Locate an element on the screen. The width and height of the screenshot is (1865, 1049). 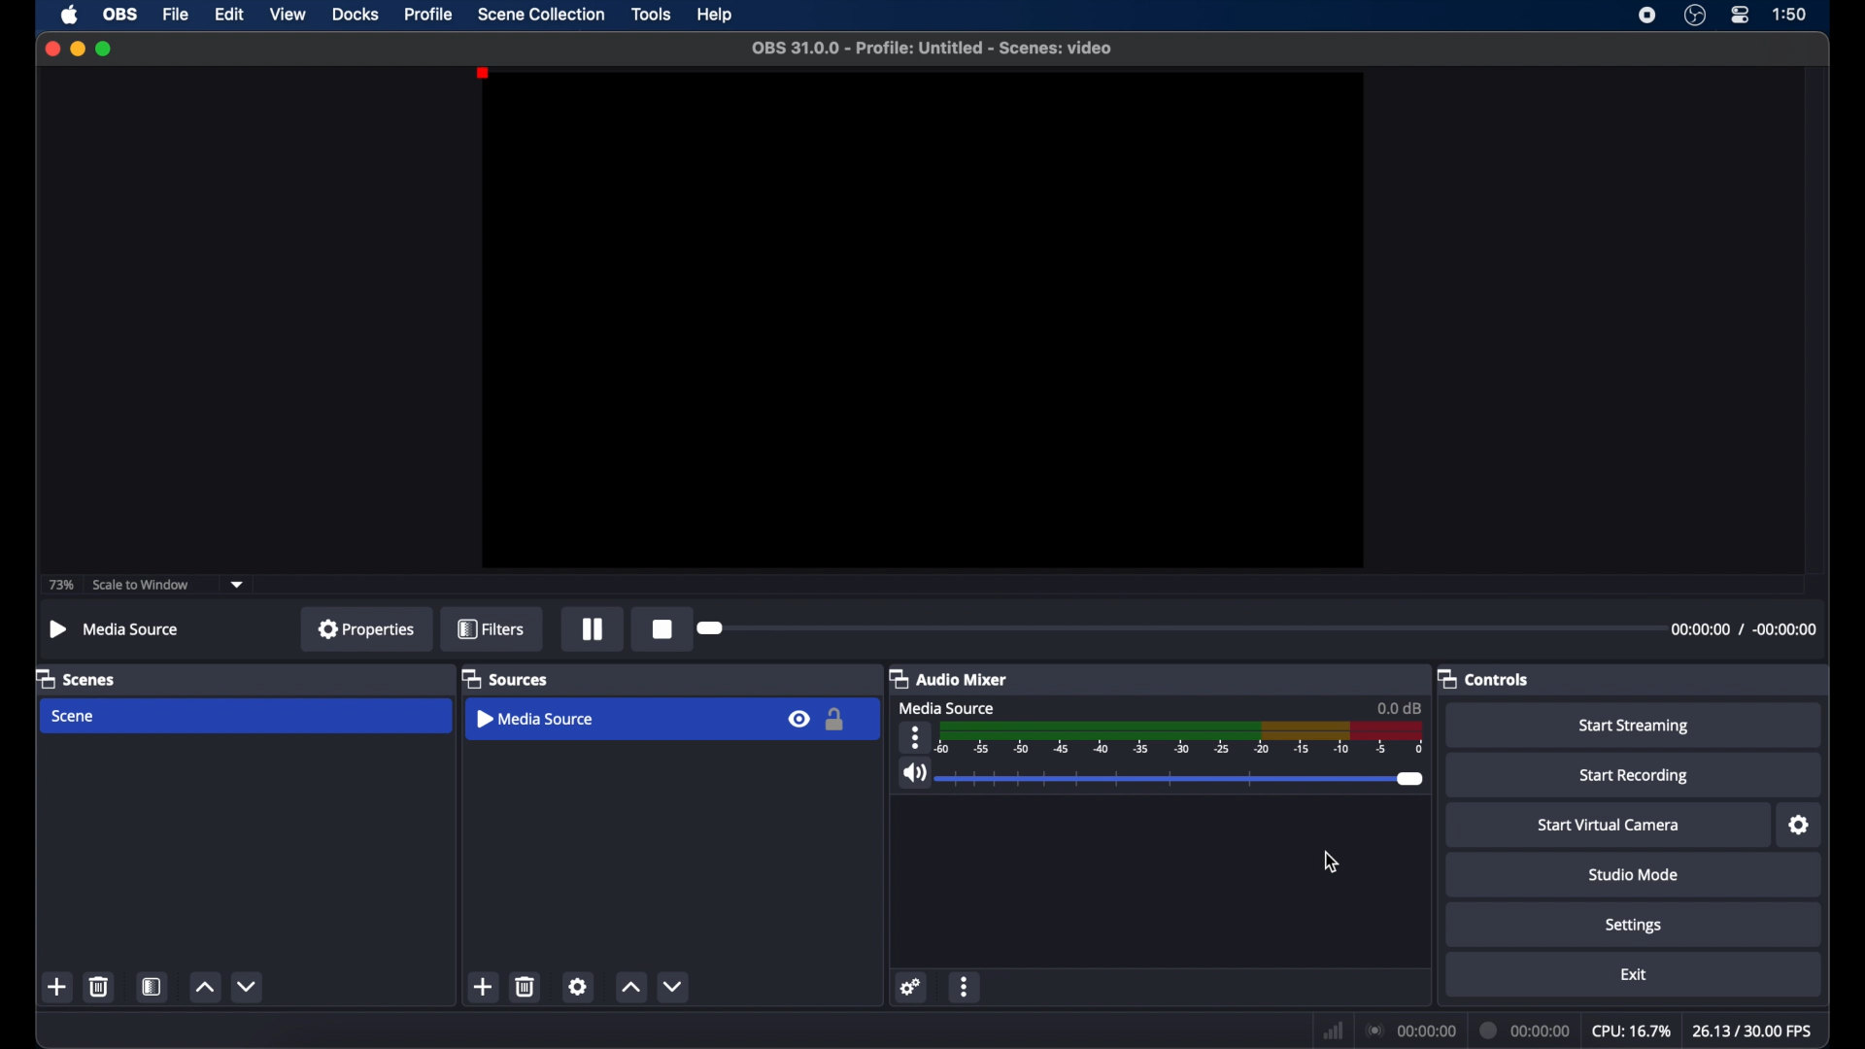
duration is located at coordinates (1527, 1029).